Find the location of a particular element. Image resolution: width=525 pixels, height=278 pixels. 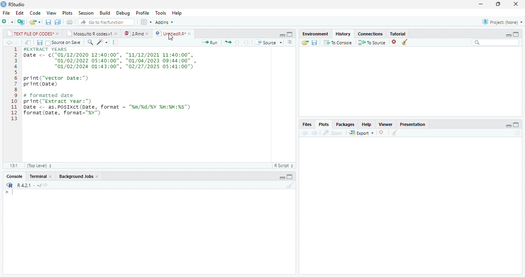

TEXT FILE OF CODES is located at coordinates (30, 33).